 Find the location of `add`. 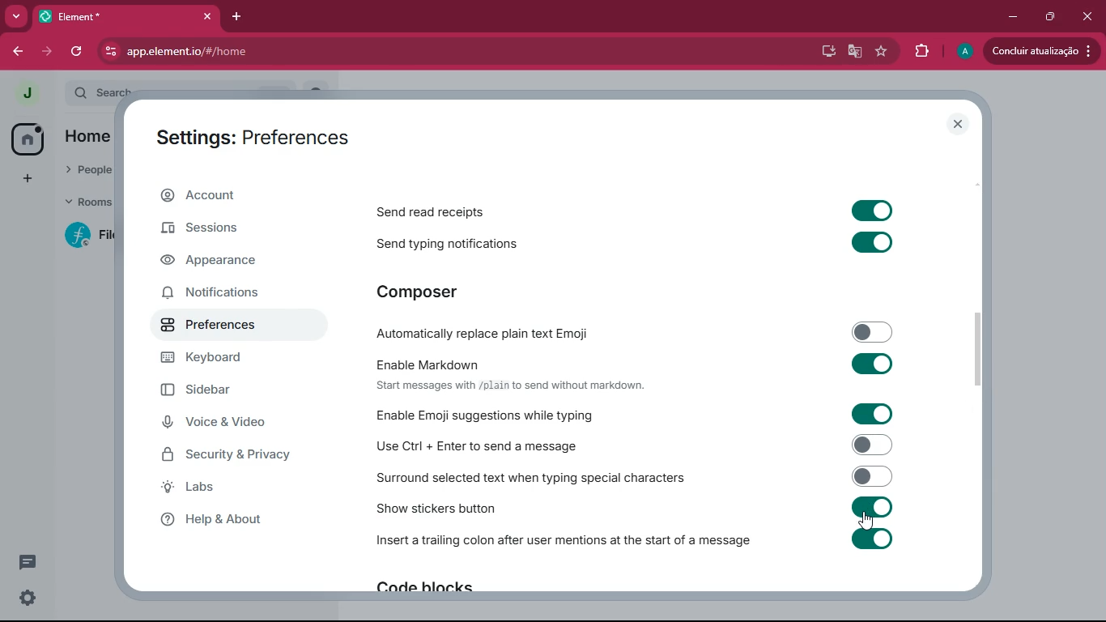

add is located at coordinates (25, 180).